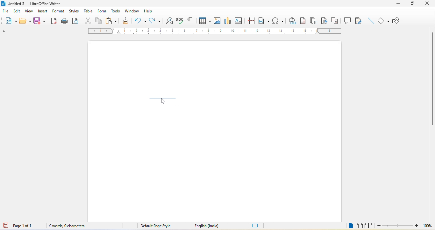 The height and width of the screenshot is (230, 435). Describe the element at coordinates (156, 20) in the screenshot. I see `redo` at that location.